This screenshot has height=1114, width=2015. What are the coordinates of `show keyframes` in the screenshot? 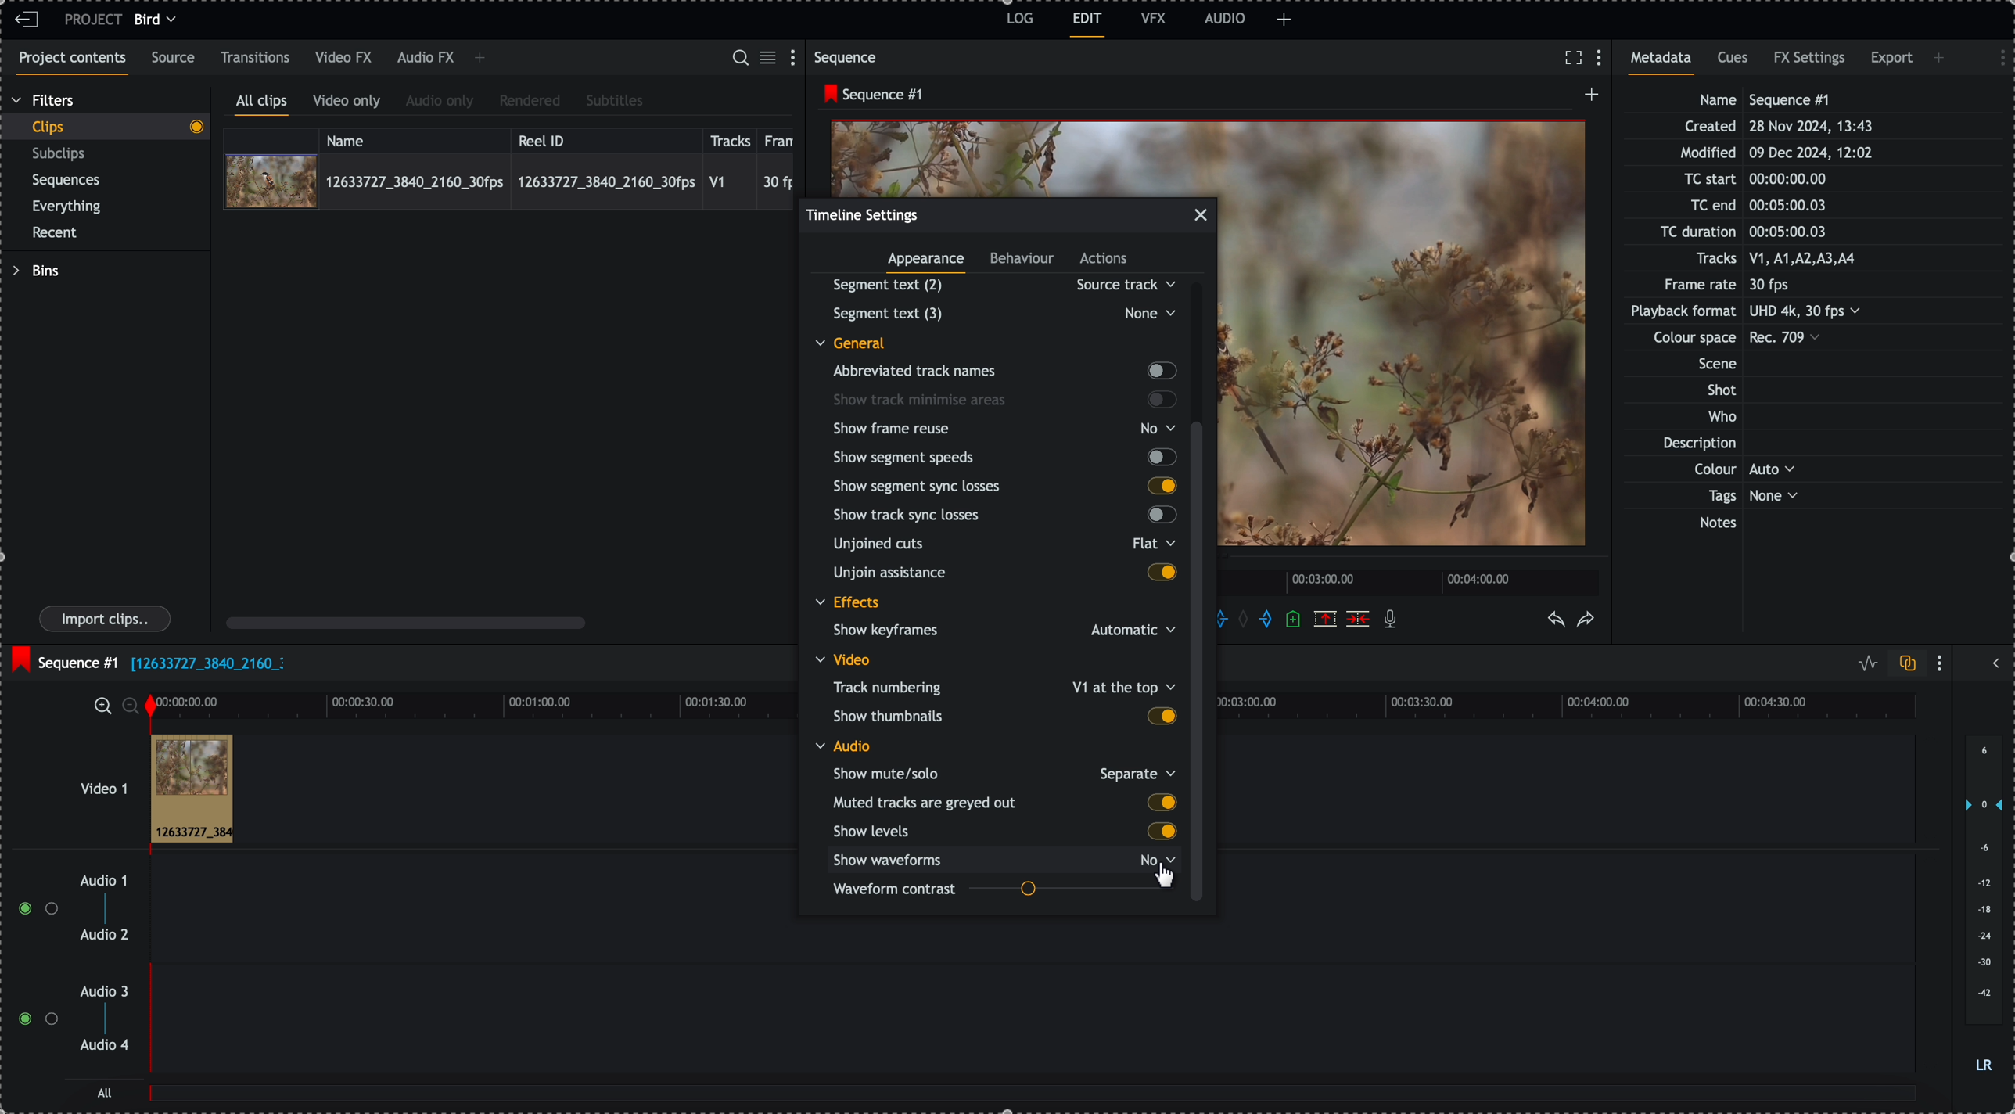 It's located at (997, 632).